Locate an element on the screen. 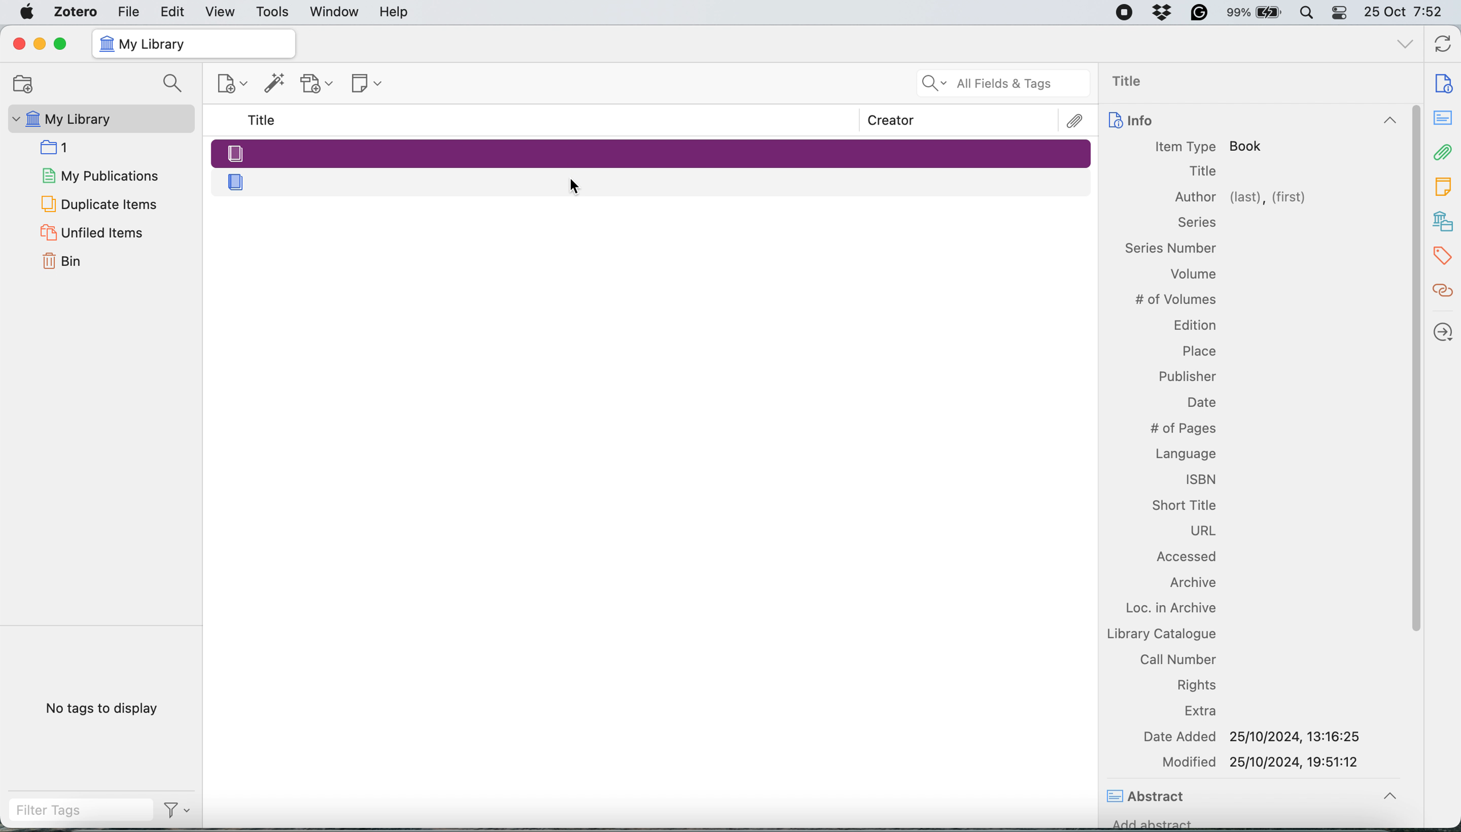 The height and width of the screenshot is (832, 1461). Filter Options is located at coordinates (182, 810).